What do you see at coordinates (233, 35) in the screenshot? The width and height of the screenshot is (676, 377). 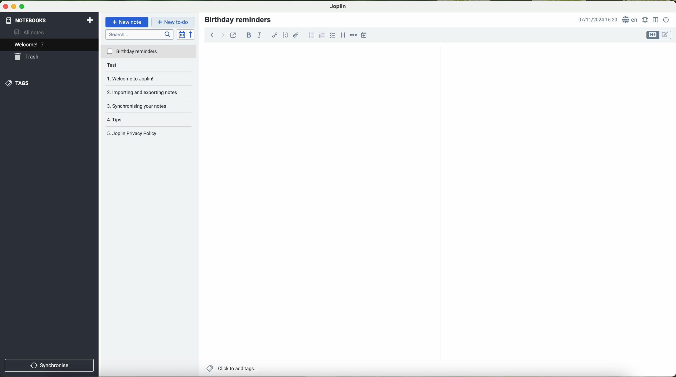 I see `toggle external editing` at bounding box center [233, 35].